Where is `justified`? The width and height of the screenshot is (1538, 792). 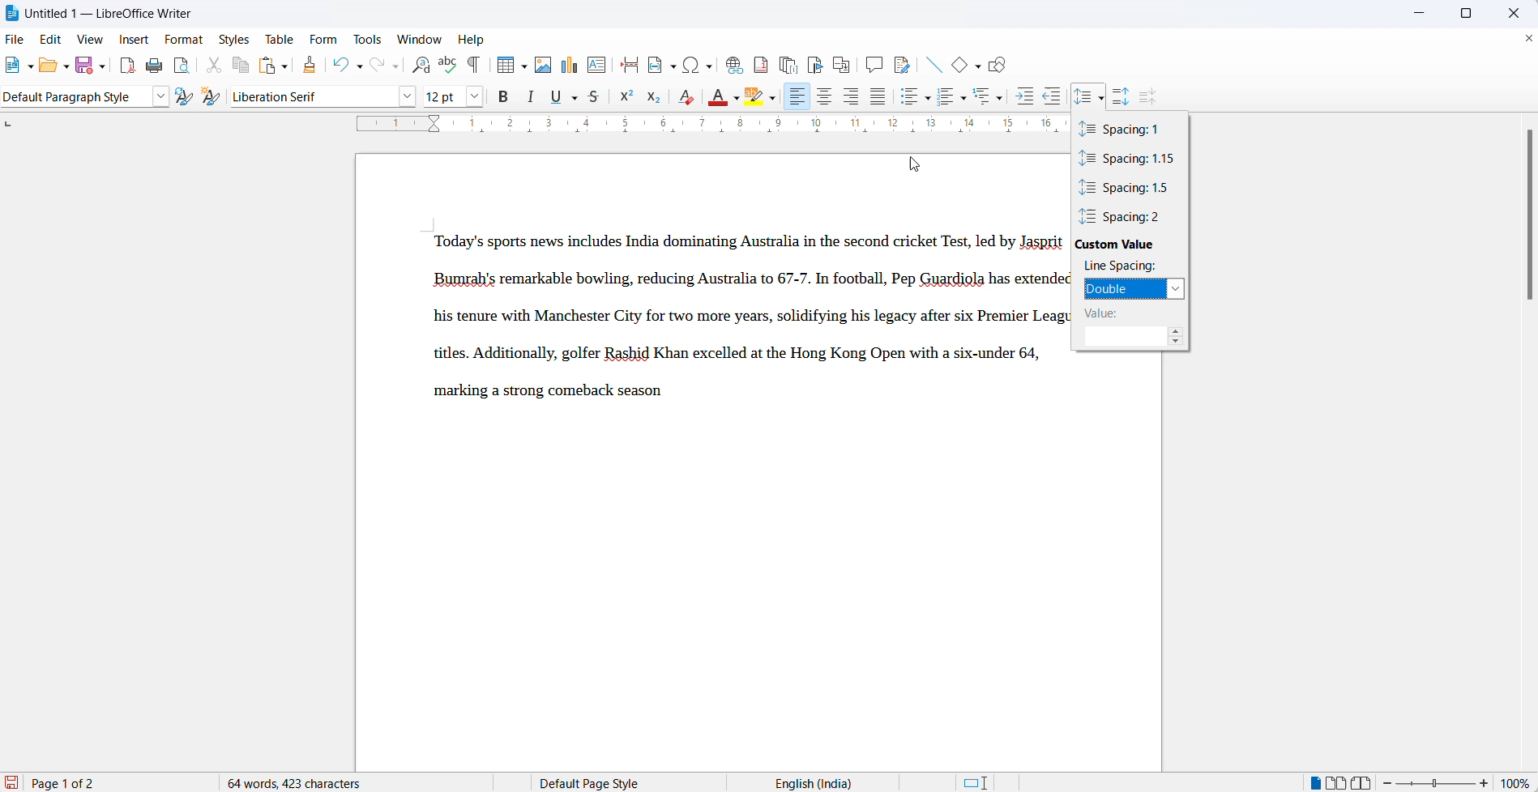
justified is located at coordinates (878, 97).